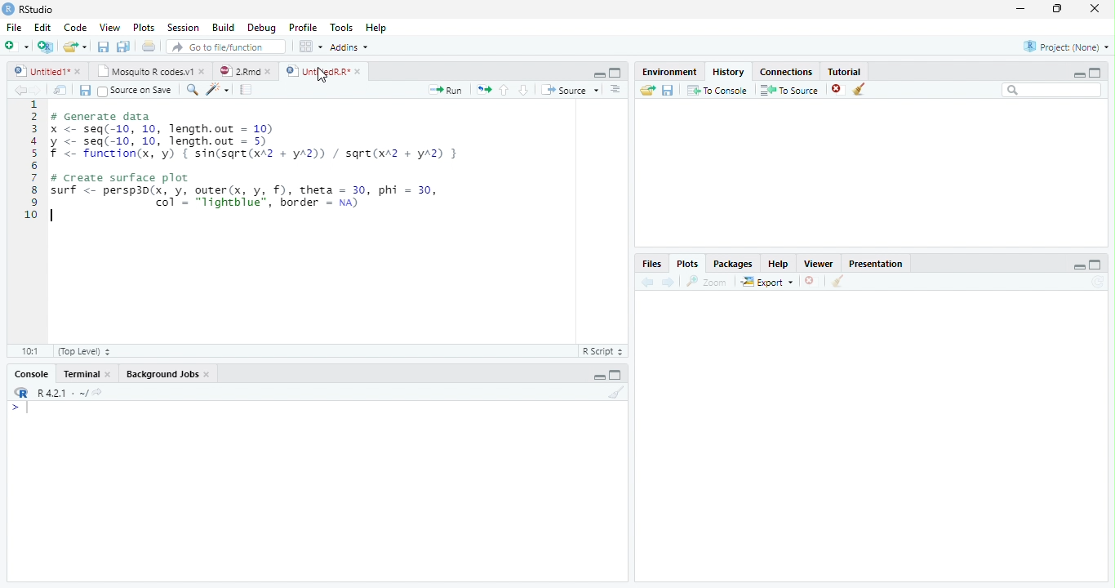  What do you see at coordinates (85, 47) in the screenshot?
I see `Open recent files` at bounding box center [85, 47].